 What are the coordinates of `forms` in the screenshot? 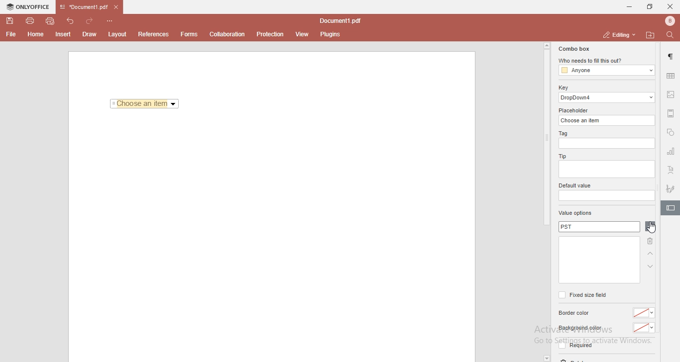 It's located at (189, 34).